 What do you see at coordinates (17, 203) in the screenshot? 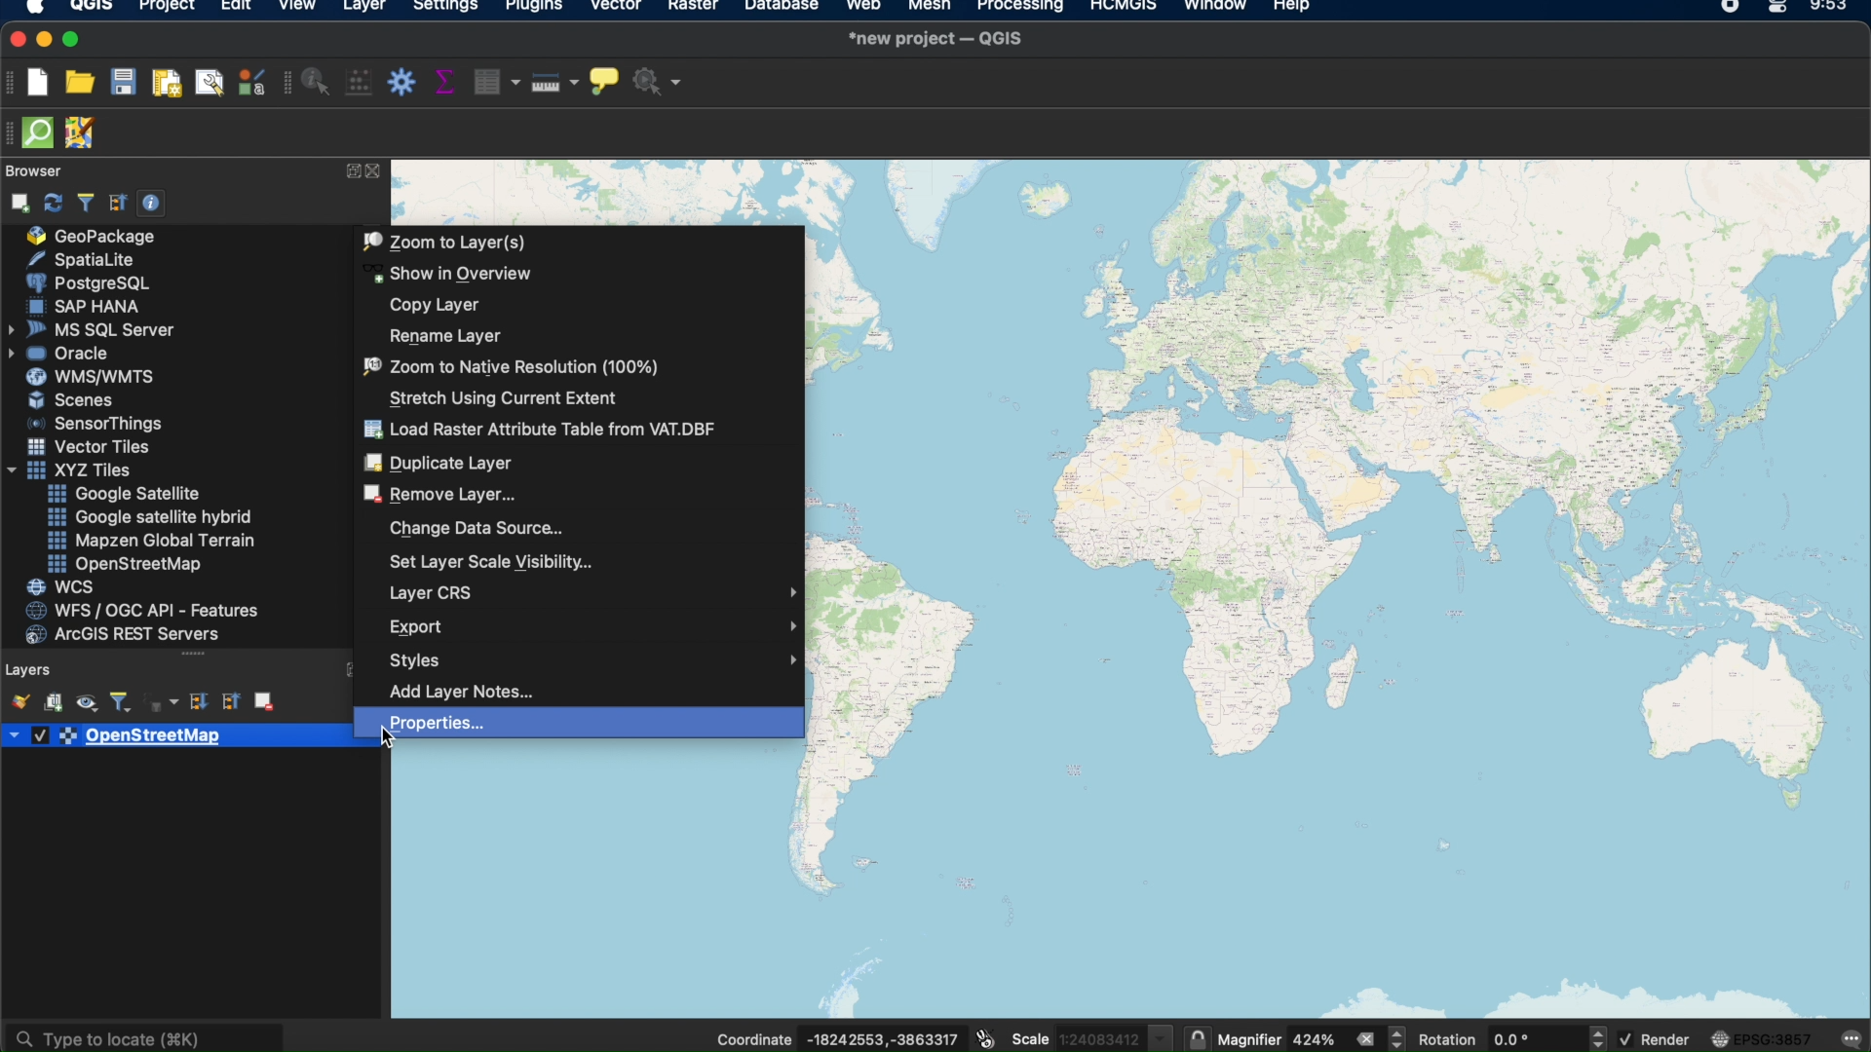
I see `add selected layers` at bounding box center [17, 203].